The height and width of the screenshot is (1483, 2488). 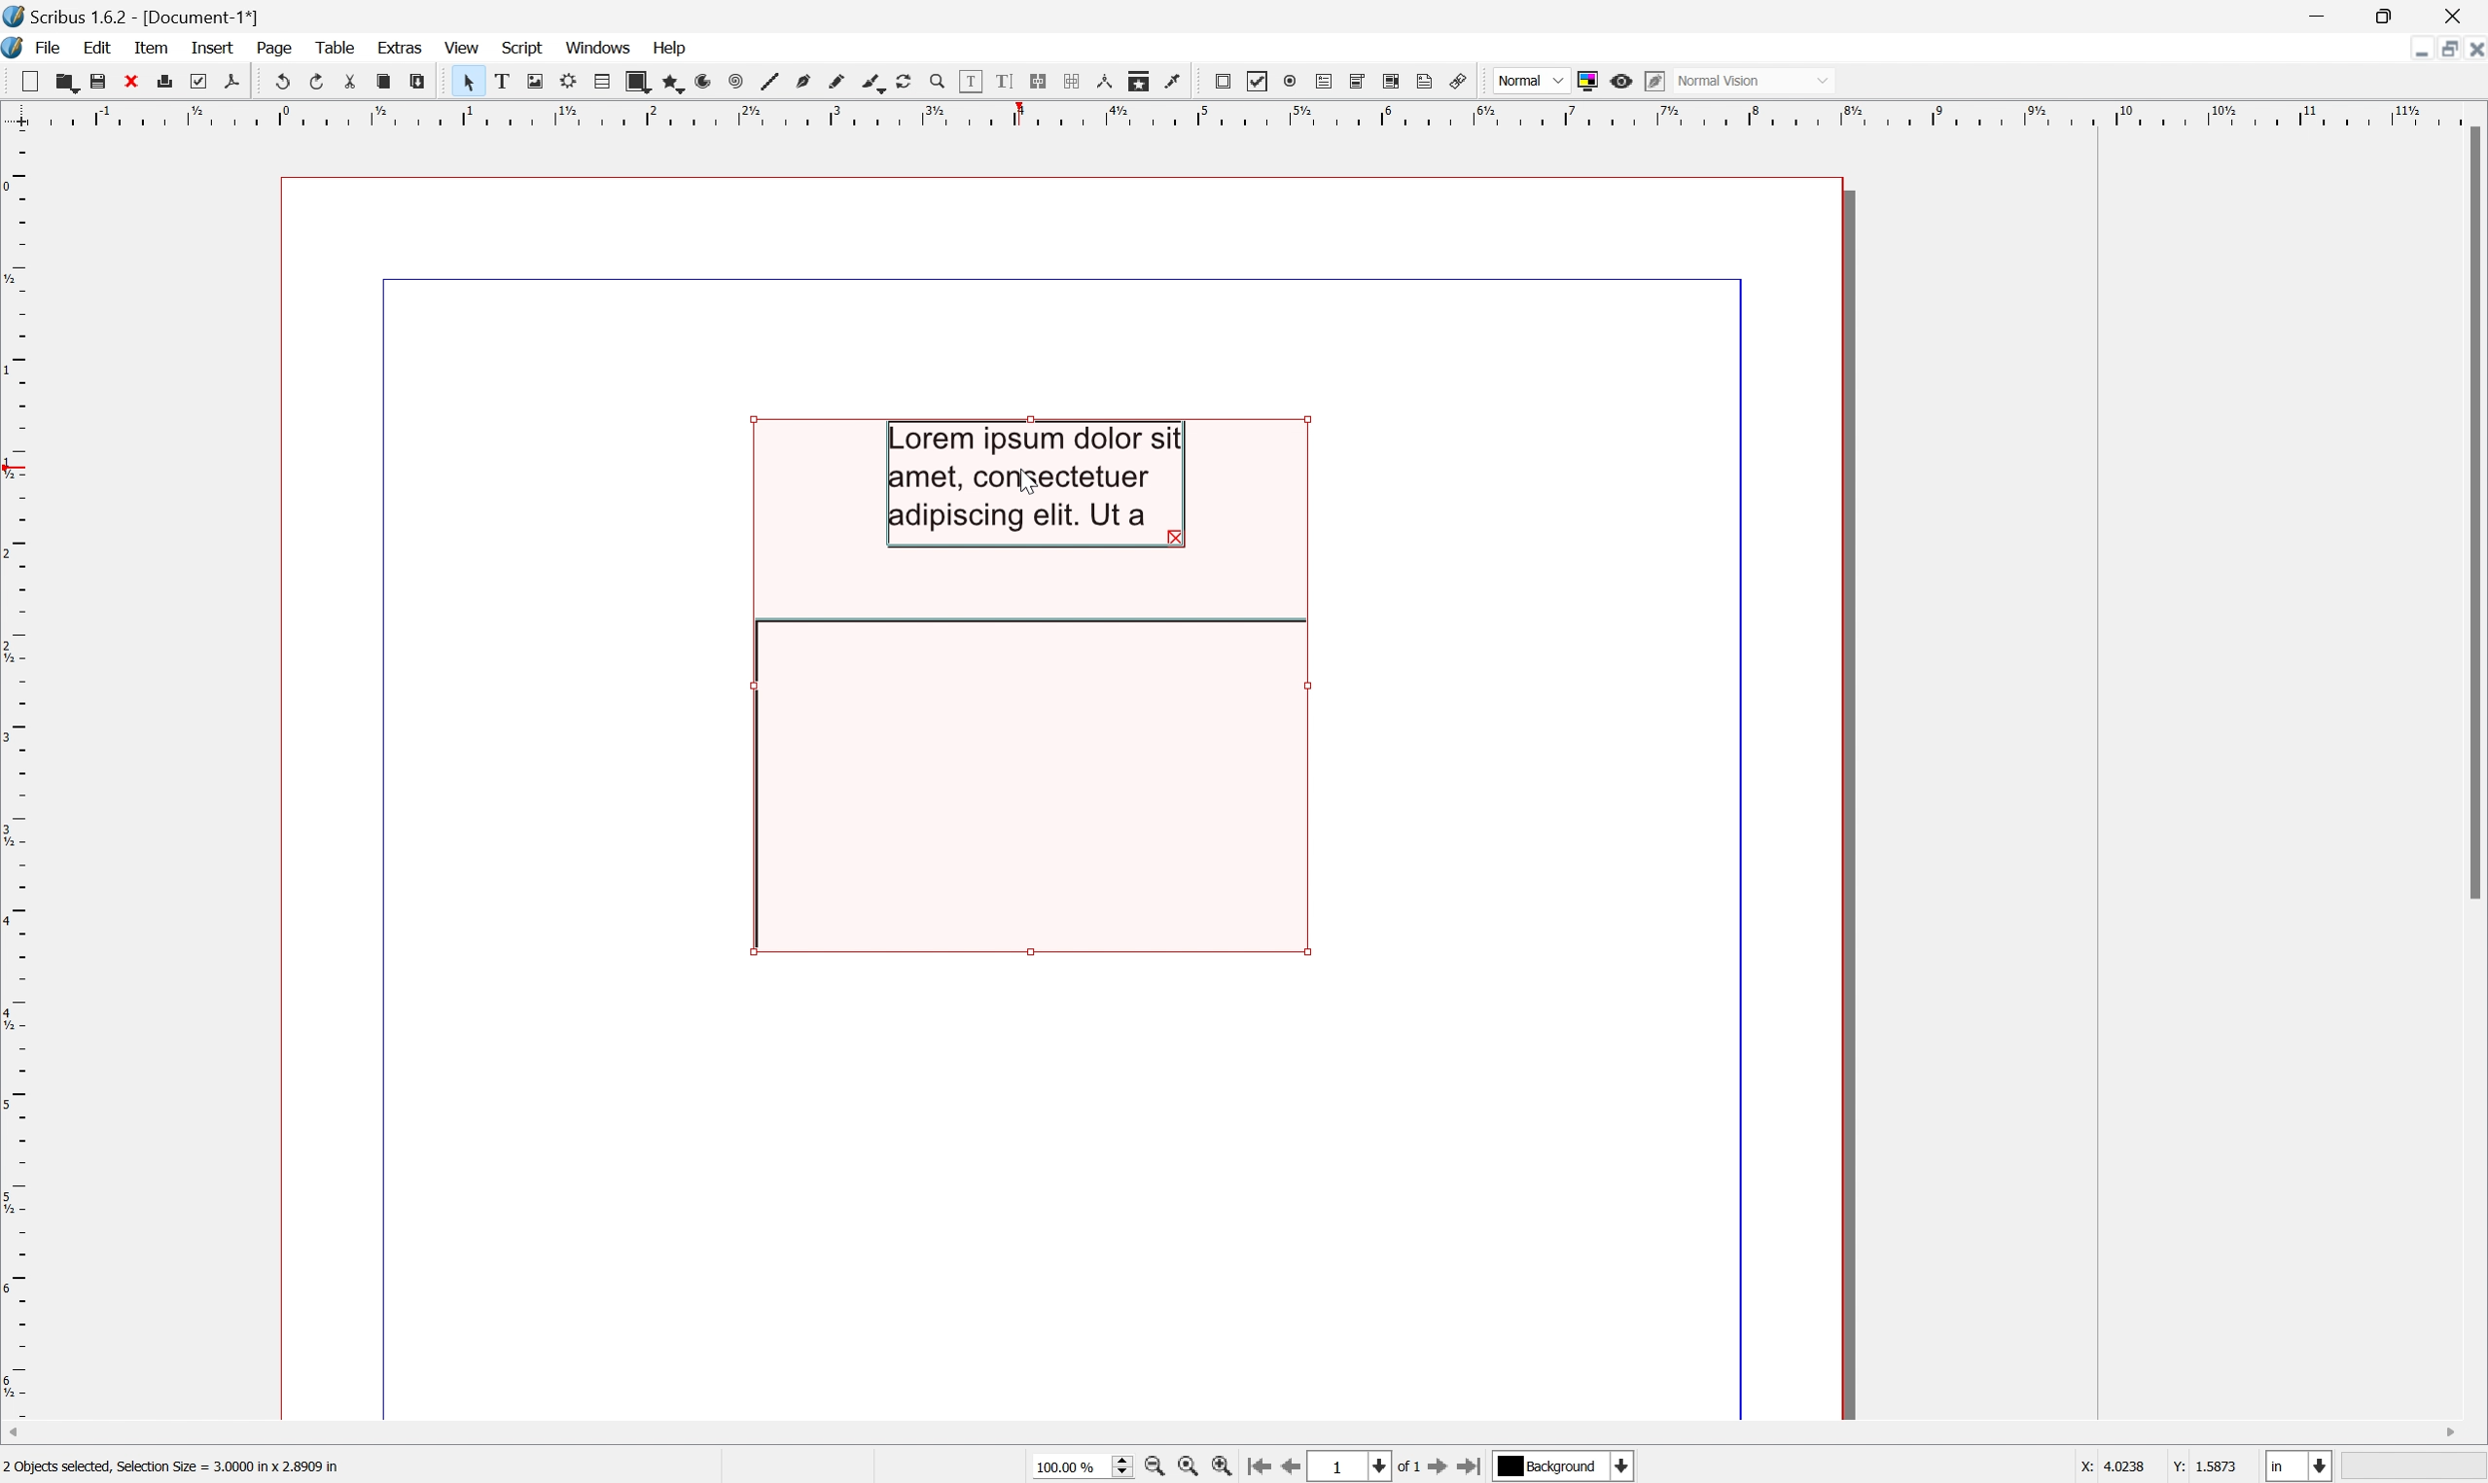 What do you see at coordinates (45, 47) in the screenshot?
I see `File` at bounding box center [45, 47].